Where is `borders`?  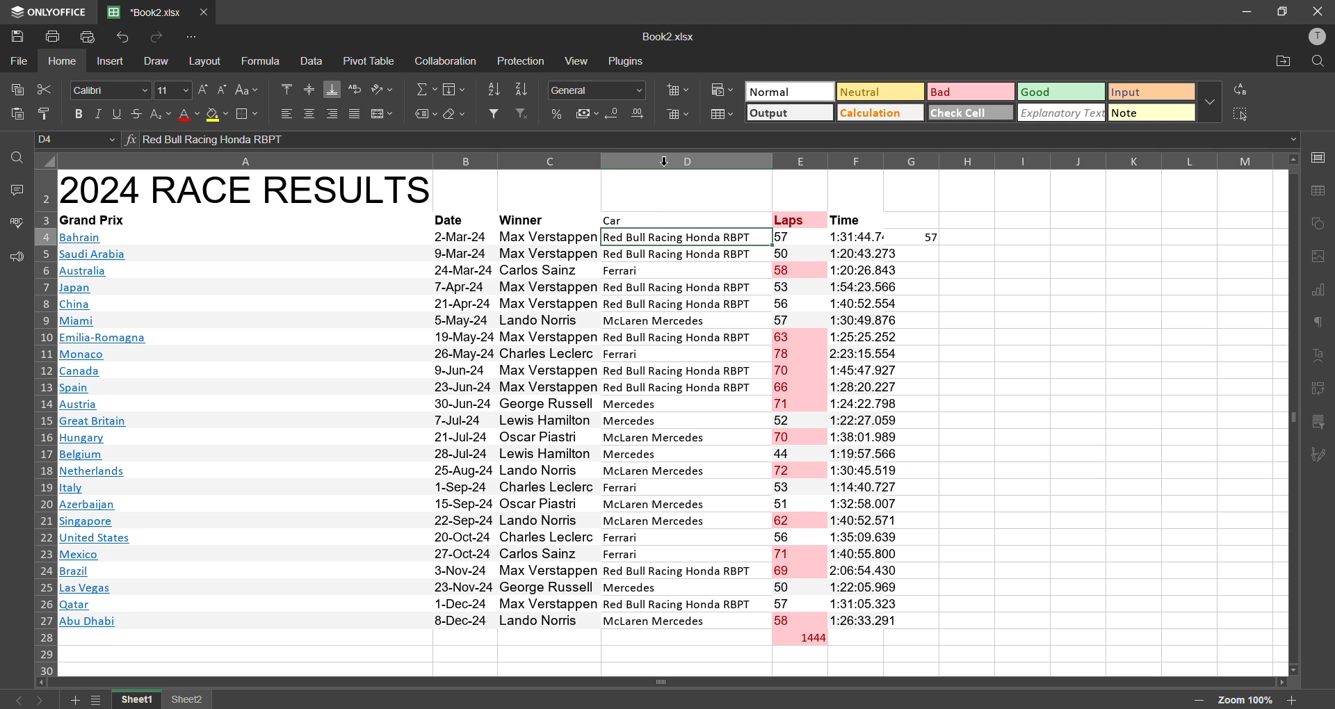 borders is located at coordinates (247, 115).